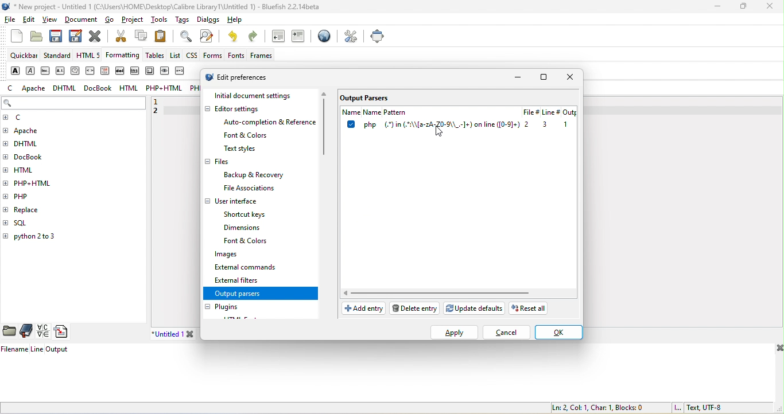  Describe the element at coordinates (544, 79) in the screenshot. I see `maximize` at that location.